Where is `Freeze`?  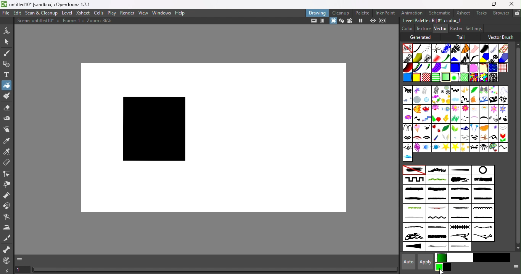
Freeze is located at coordinates (361, 21).